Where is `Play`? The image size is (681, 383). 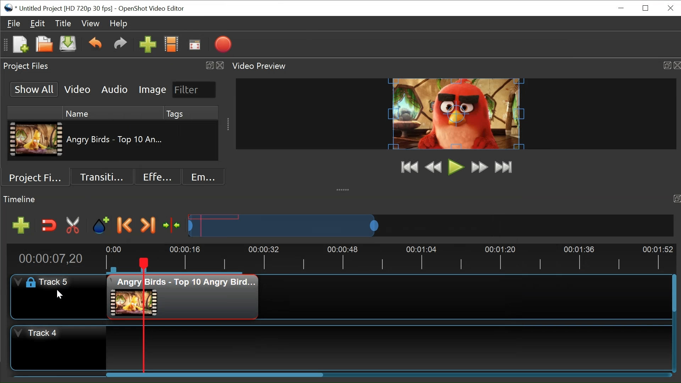 Play is located at coordinates (456, 167).